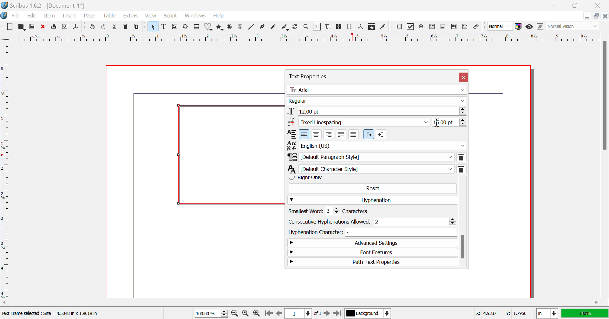 This screenshot has width=609, height=319. Describe the element at coordinates (346, 75) in the screenshot. I see `Text Properties` at that location.